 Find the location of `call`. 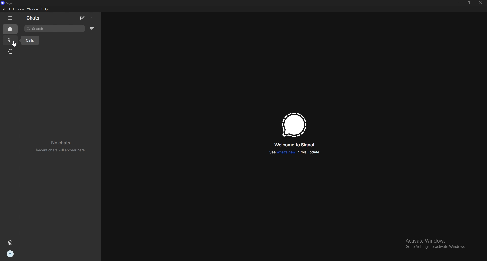

call is located at coordinates (10, 41).